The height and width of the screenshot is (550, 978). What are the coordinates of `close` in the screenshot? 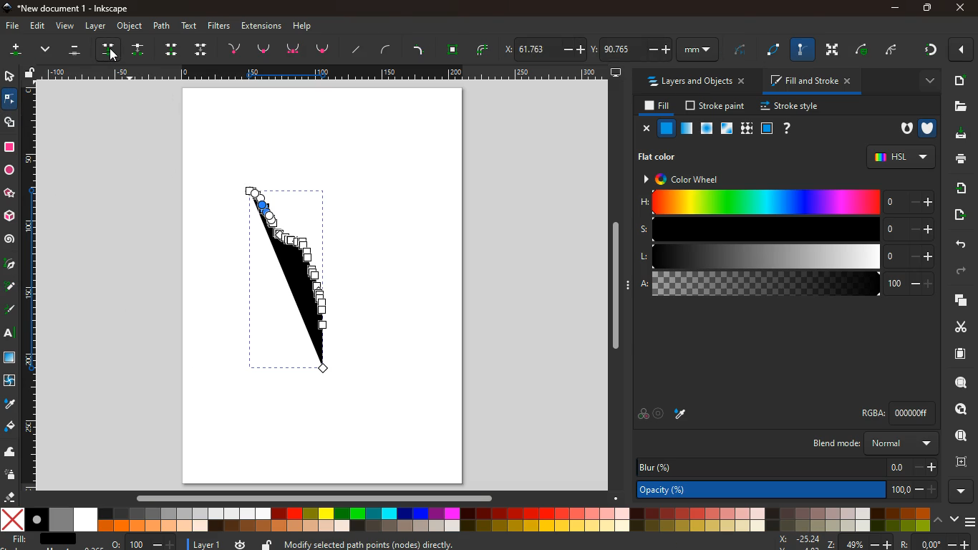 It's located at (644, 128).